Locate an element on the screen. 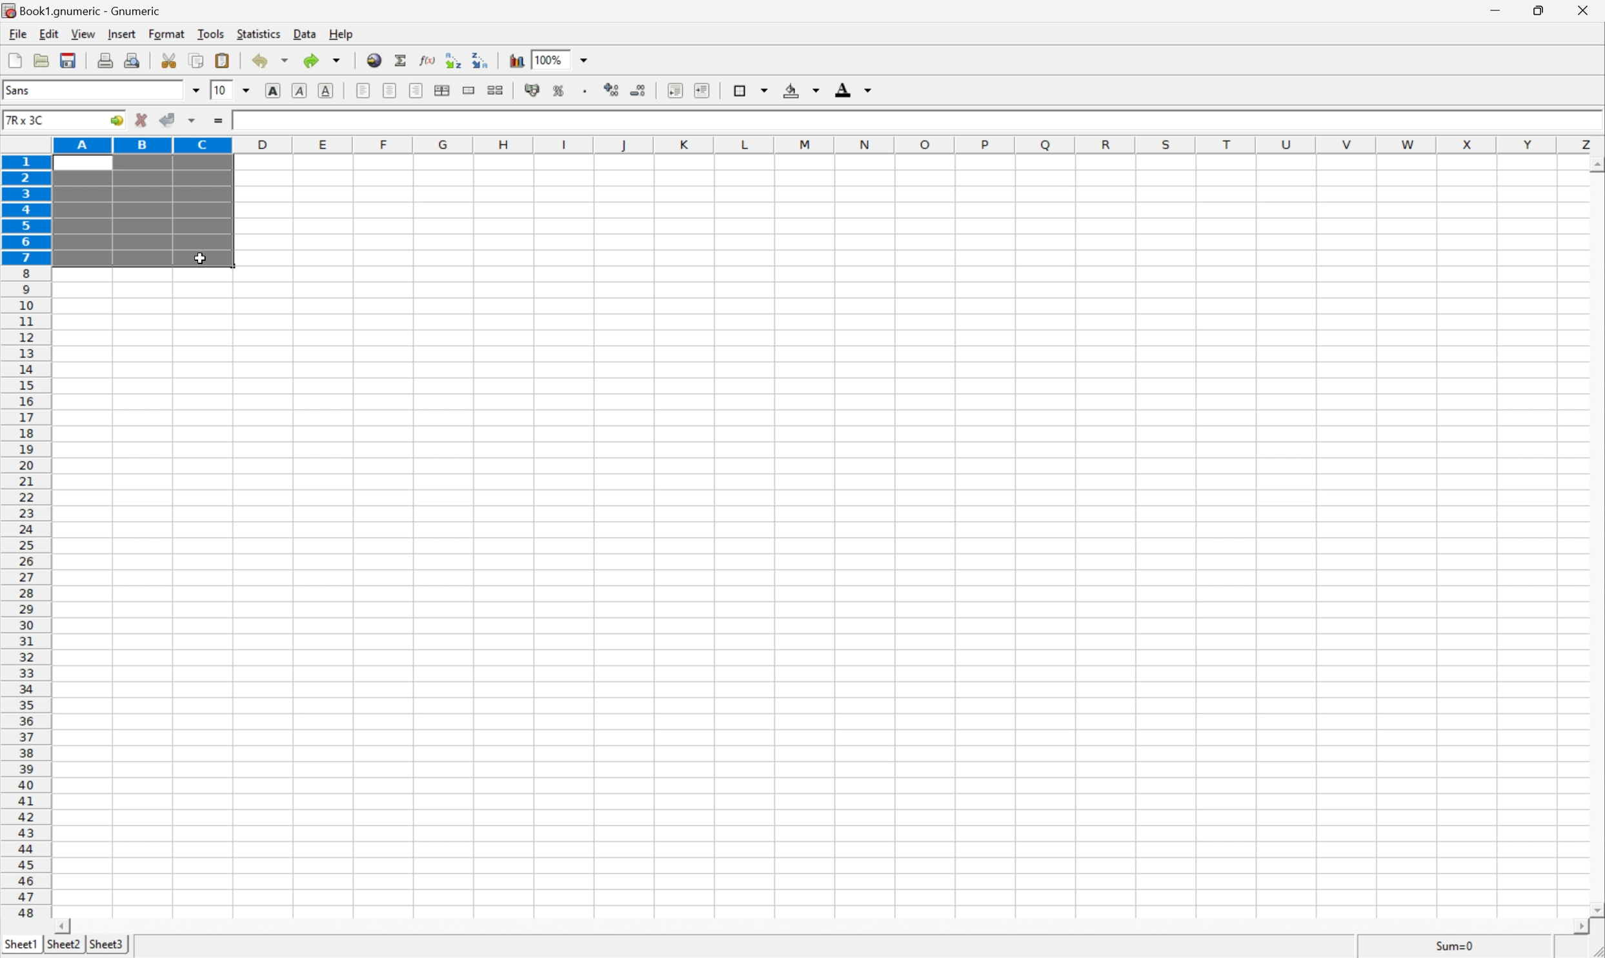 This screenshot has width=1605, height=958. sheet1 is located at coordinates (20, 946).